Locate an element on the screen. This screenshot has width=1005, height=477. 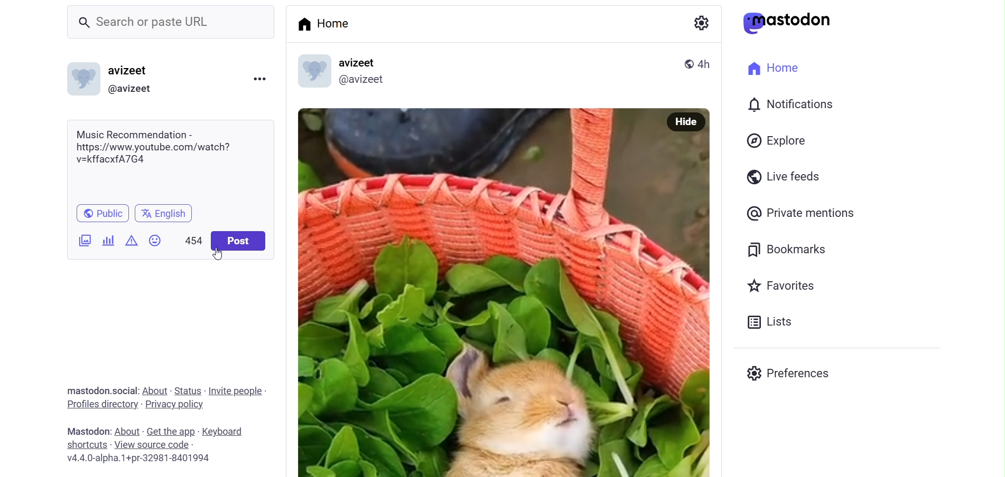
Lists is located at coordinates (769, 321).